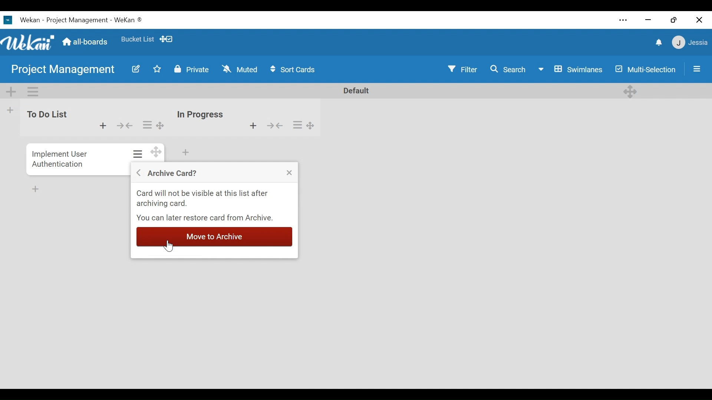  I want to click on Home (all-boars, so click(86, 42).